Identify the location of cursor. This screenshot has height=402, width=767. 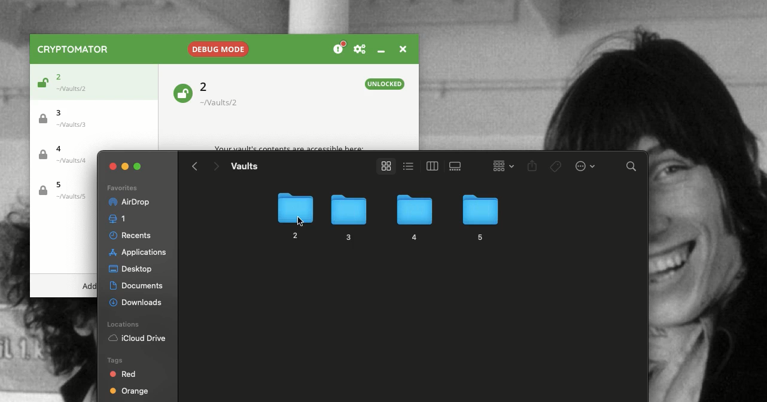
(300, 219).